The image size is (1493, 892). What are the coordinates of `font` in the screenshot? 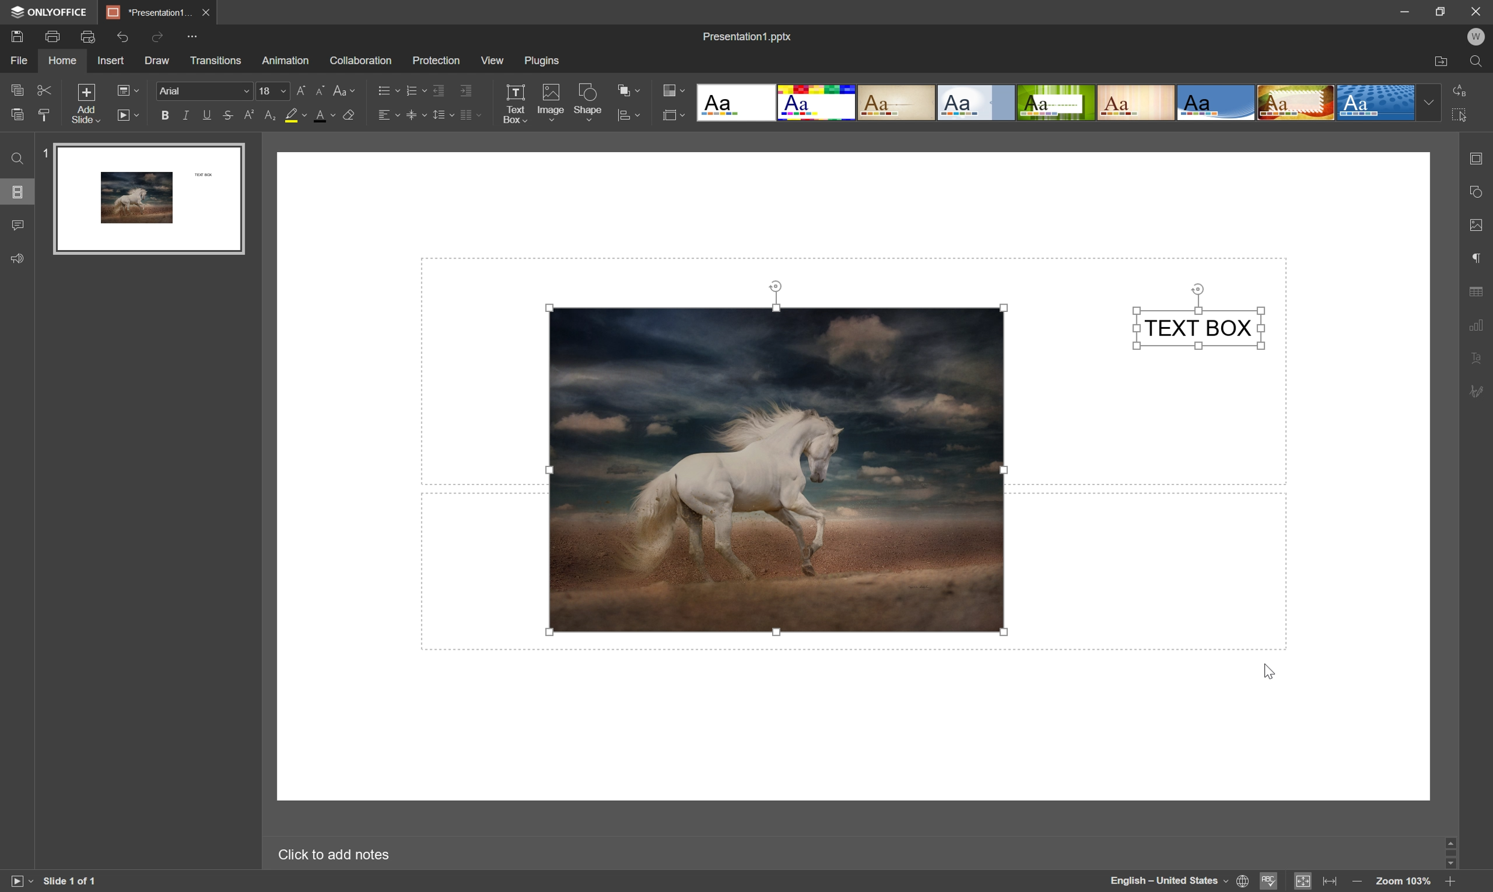 It's located at (203, 89).